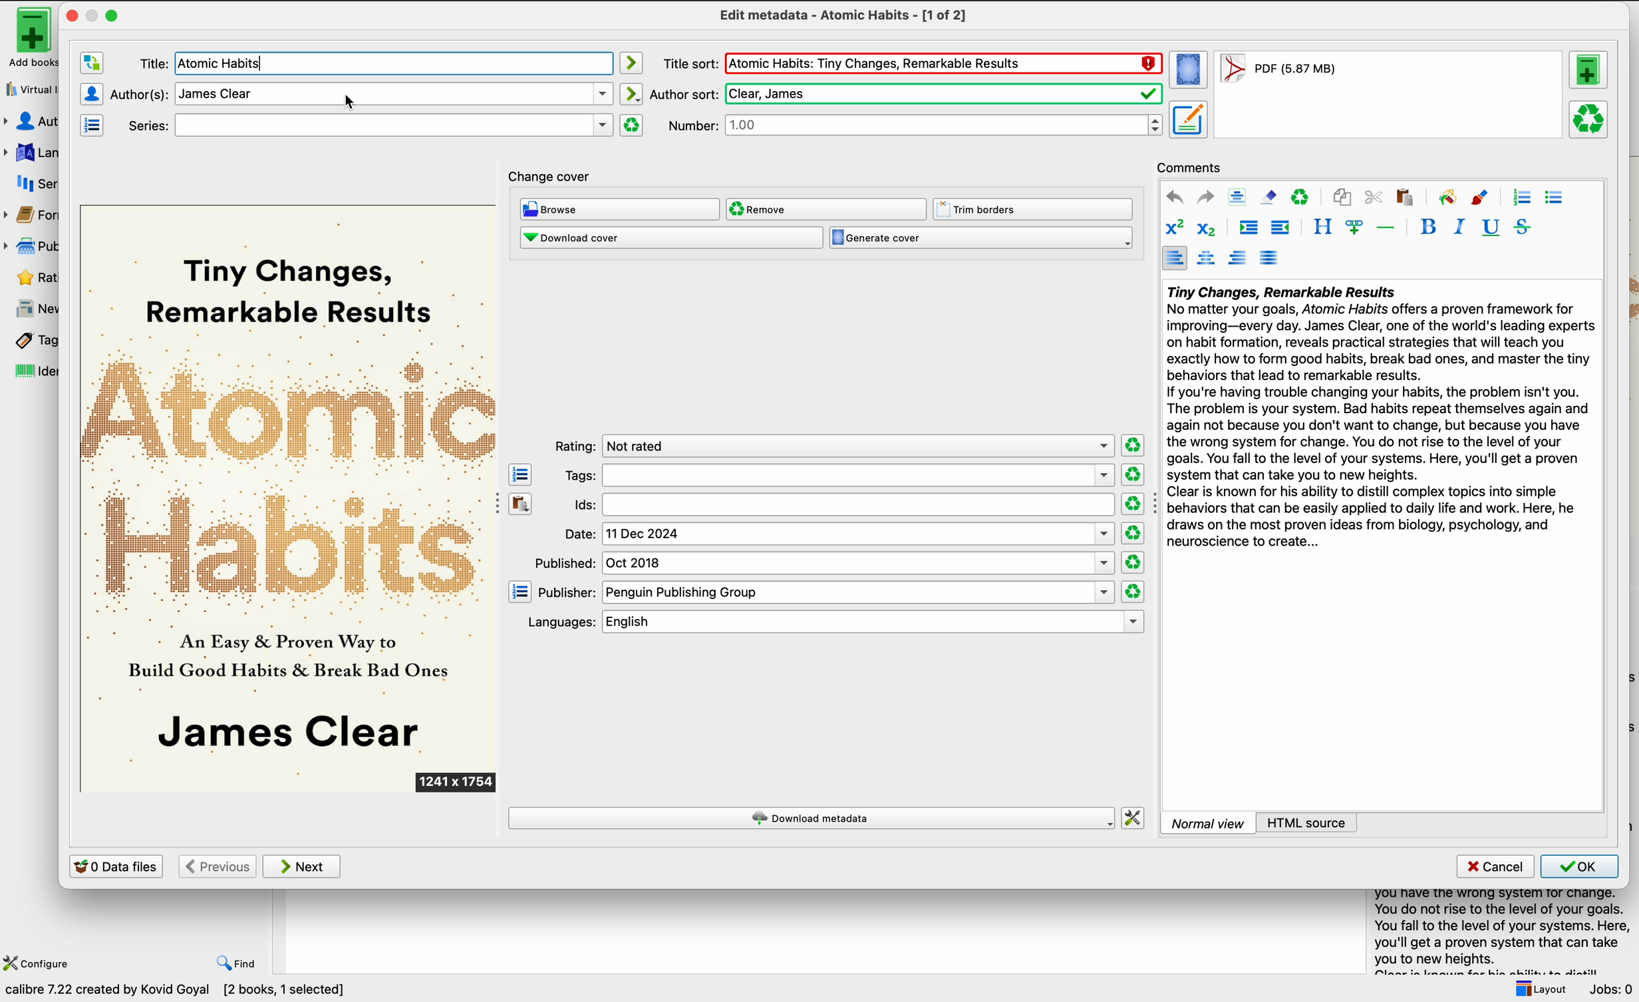 The image size is (1639, 1002). I want to click on superscript, so click(1173, 228).